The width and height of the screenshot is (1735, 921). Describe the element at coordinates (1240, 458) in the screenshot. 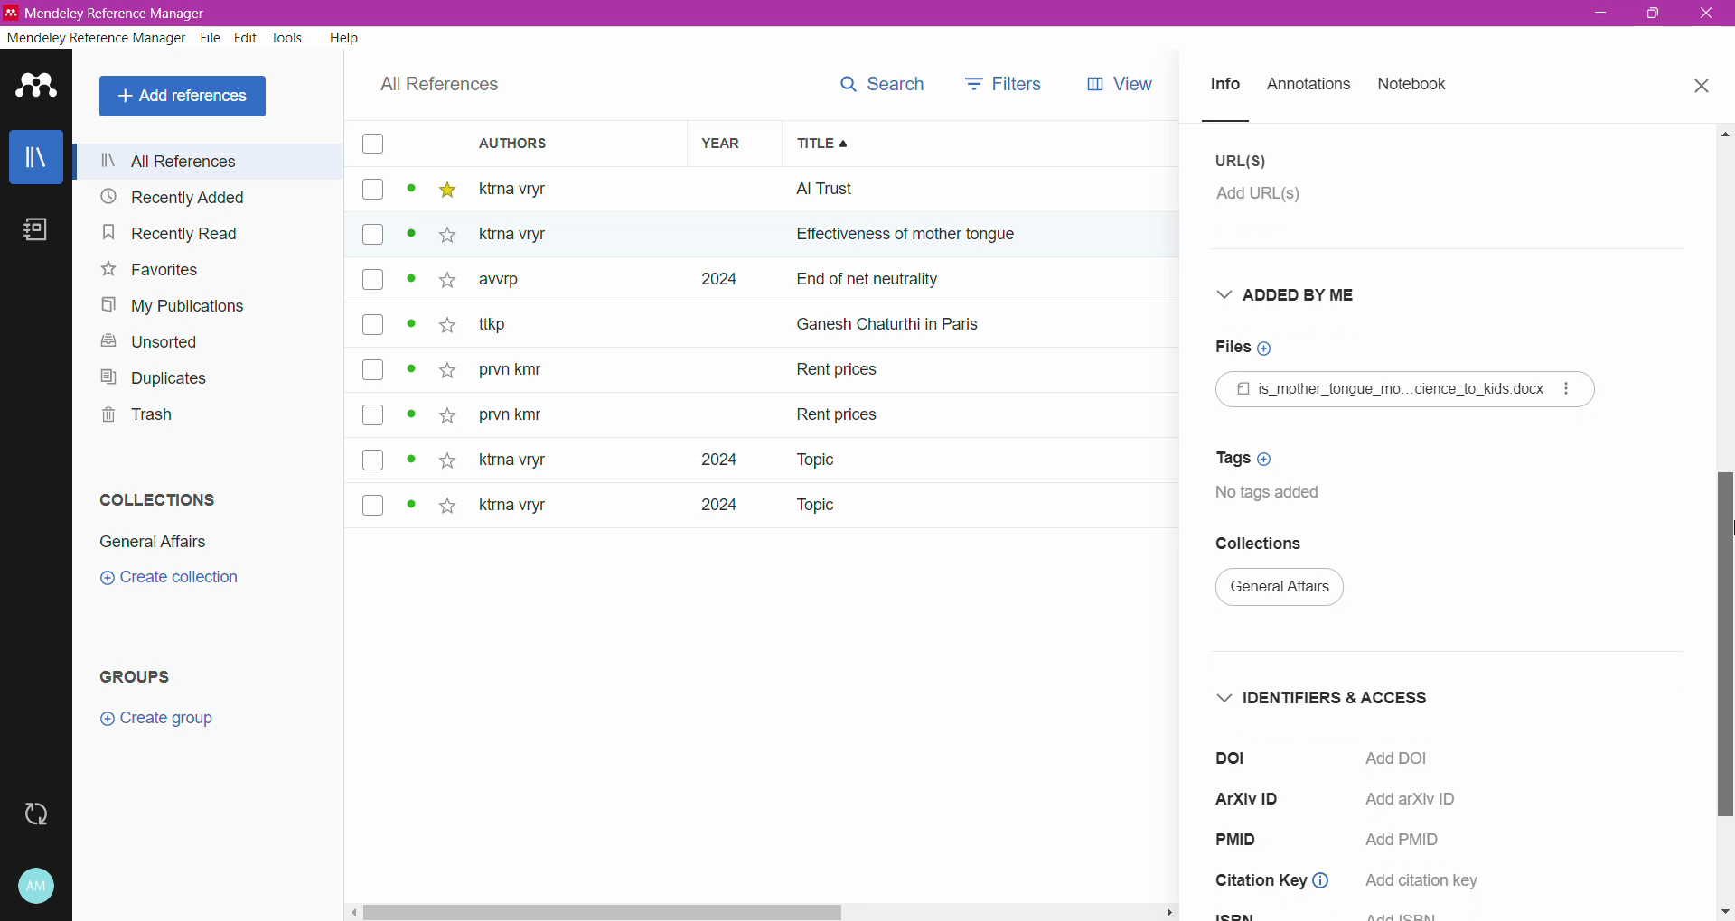

I see `Click to add Tags` at that location.